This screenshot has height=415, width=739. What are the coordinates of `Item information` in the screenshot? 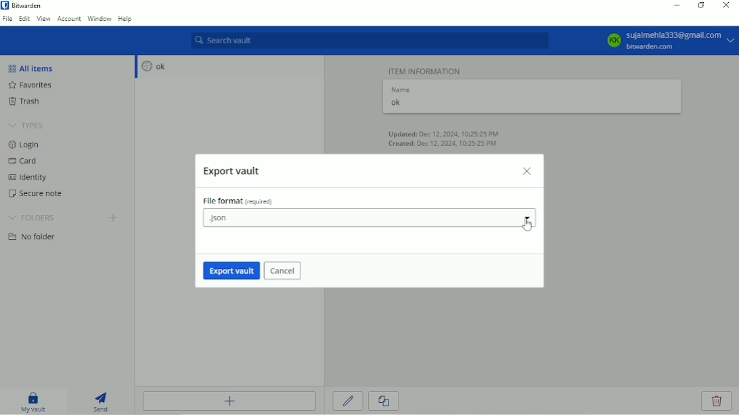 It's located at (426, 70).